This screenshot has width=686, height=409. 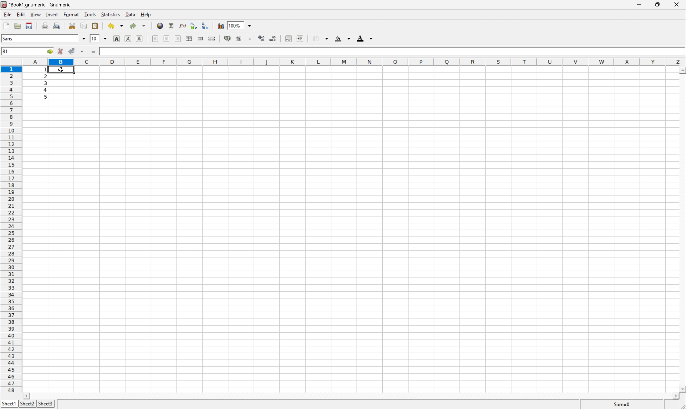 What do you see at coordinates (622, 405) in the screenshot?
I see `Sum=1` at bounding box center [622, 405].